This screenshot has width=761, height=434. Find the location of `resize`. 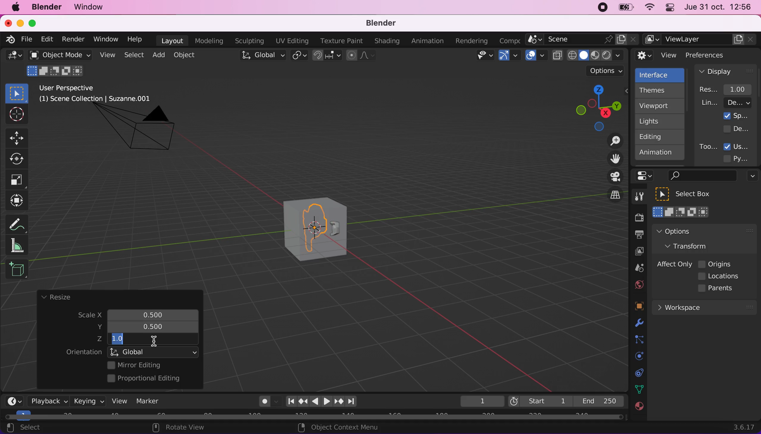

resize is located at coordinates (56, 297).